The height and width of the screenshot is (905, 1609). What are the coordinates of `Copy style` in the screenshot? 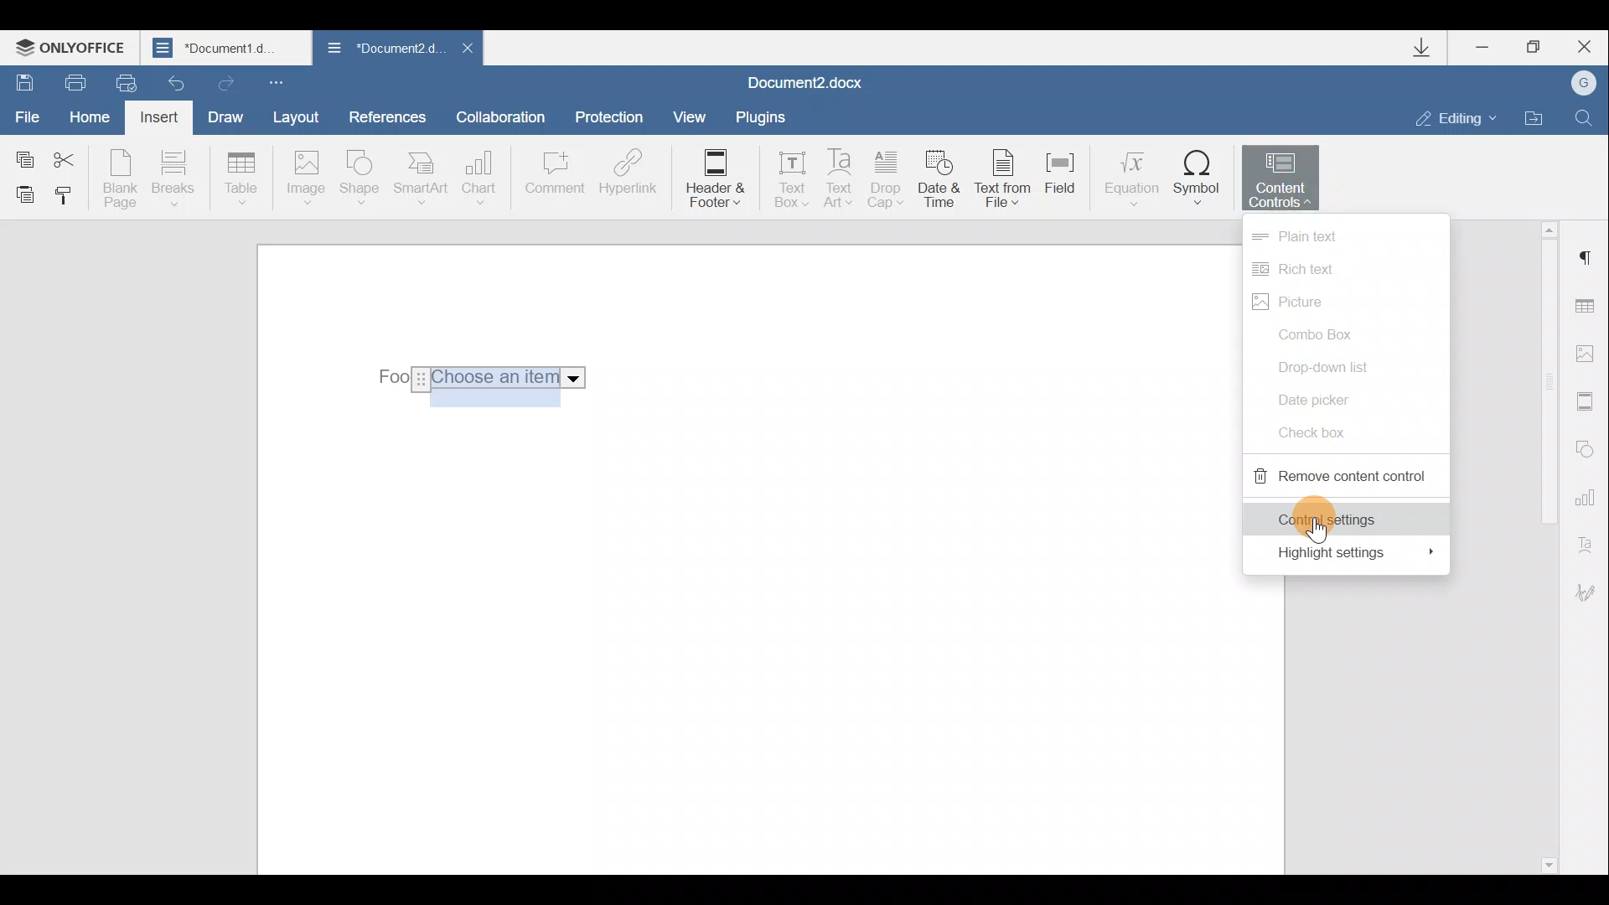 It's located at (65, 199).